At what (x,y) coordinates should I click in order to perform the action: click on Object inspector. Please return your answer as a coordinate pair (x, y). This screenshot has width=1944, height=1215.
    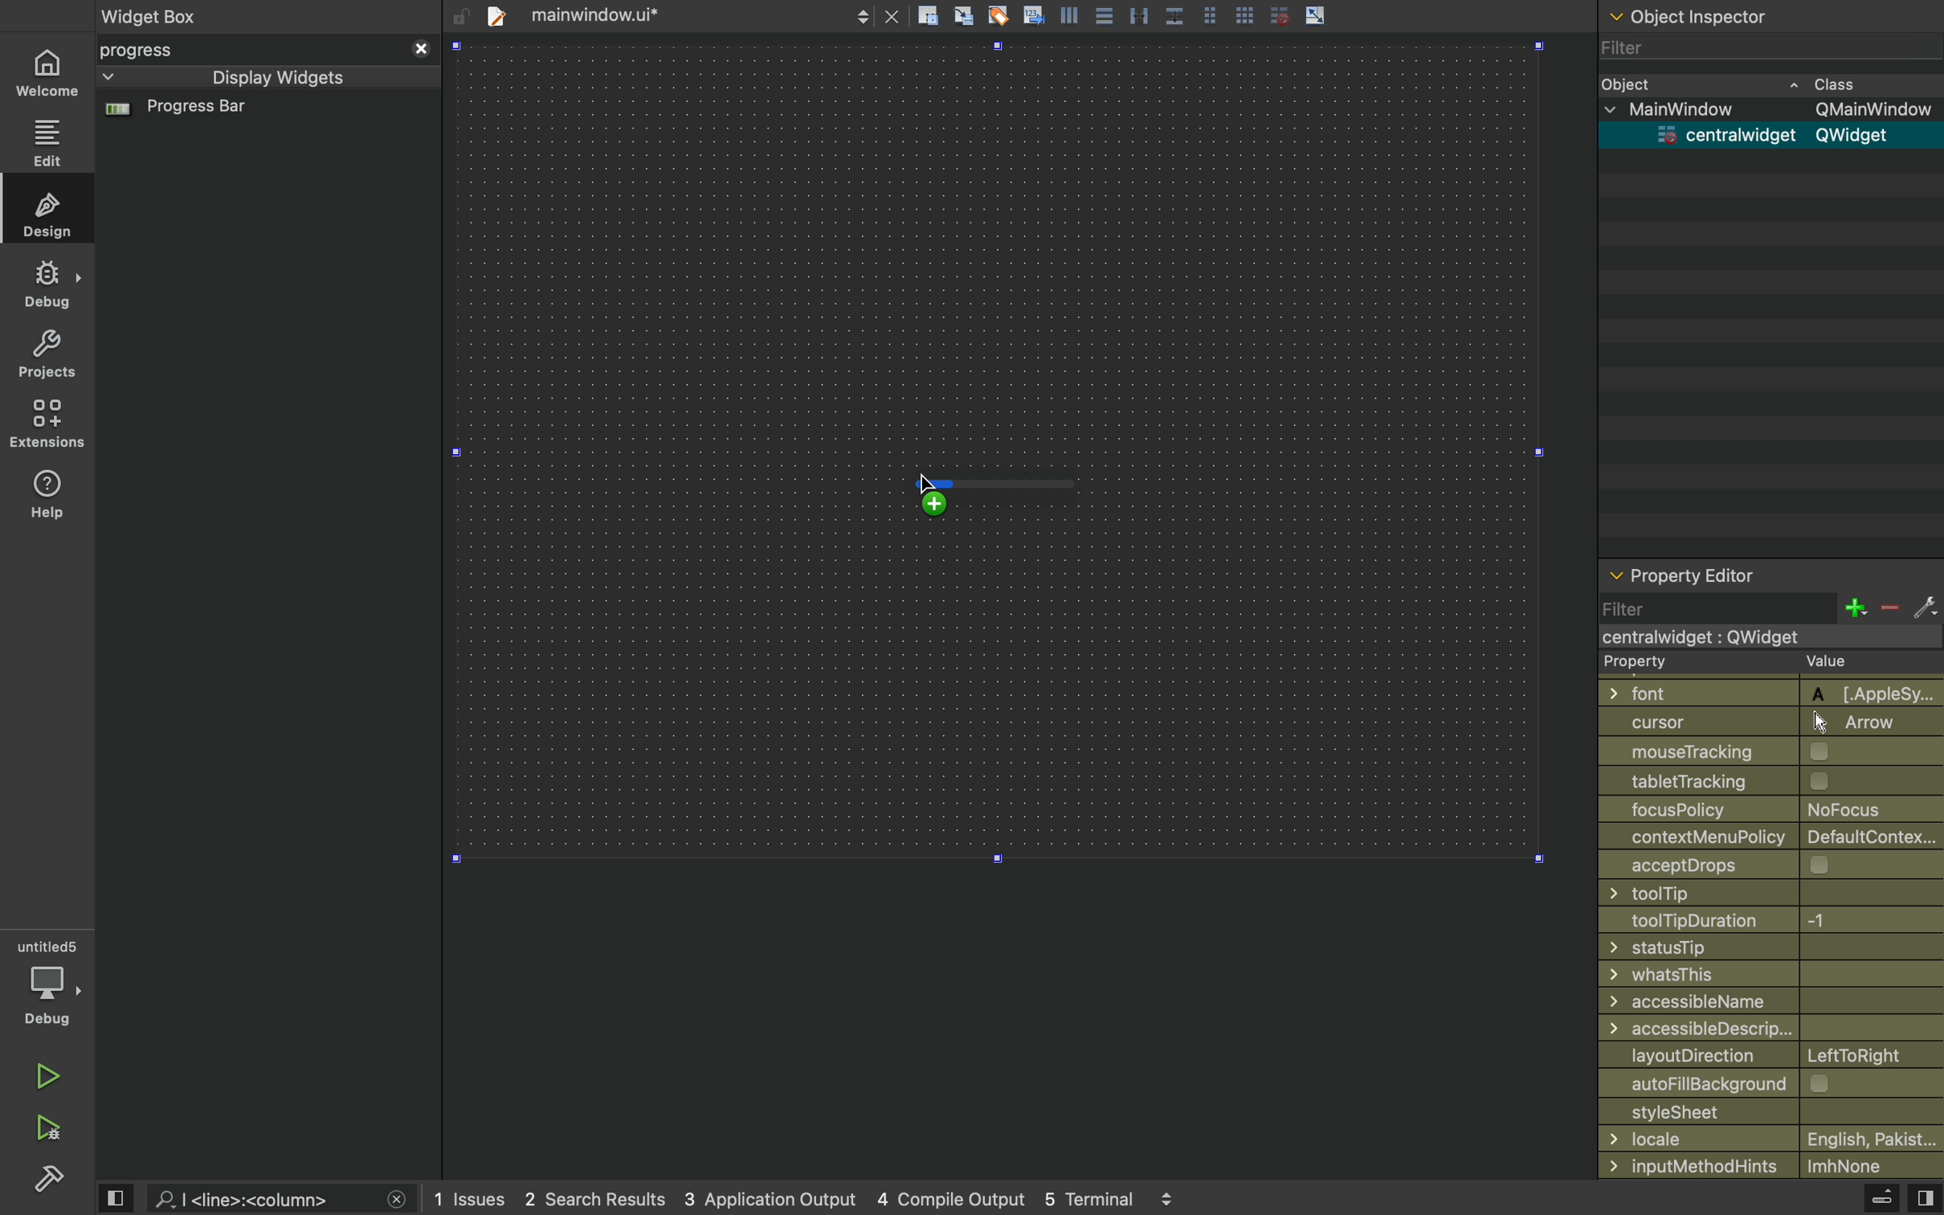
    Looking at the image, I should click on (1772, 14).